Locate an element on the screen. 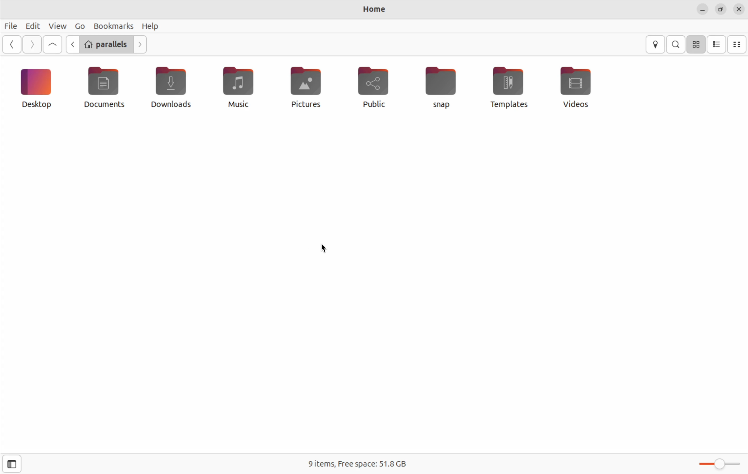 Image resolution: width=748 pixels, height=474 pixels. 9 items free space 51.8Gb is located at coordinates (356, 464).